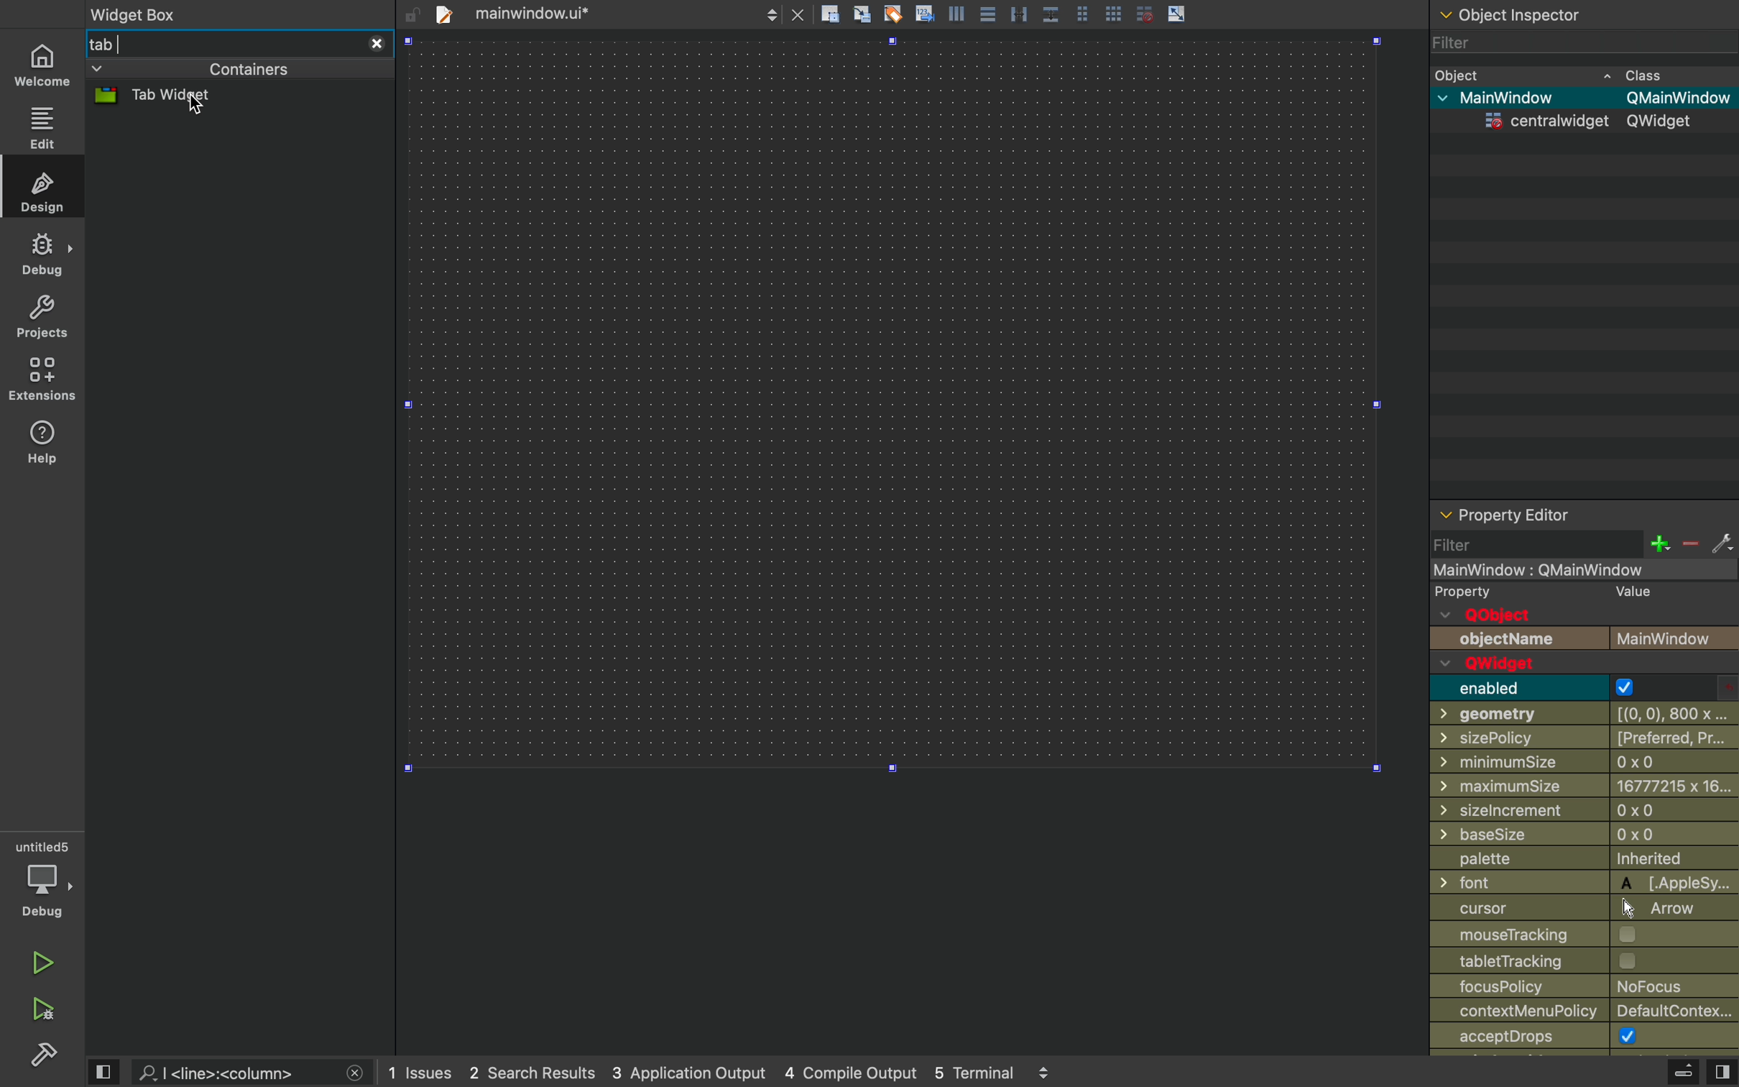 The image size is (1739, 1087). What do you see at coordinates (1584, 787) in the screenshot?
I see `minimum size` at bounding box center [1584, 787].